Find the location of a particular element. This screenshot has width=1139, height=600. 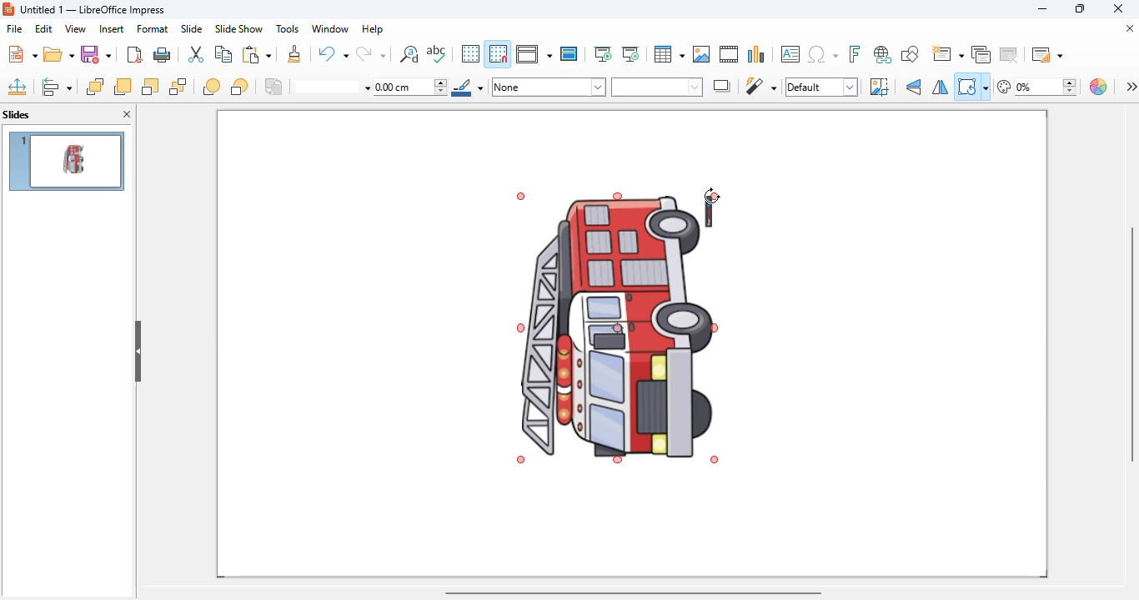

undo is located at coordinates (332, 52).